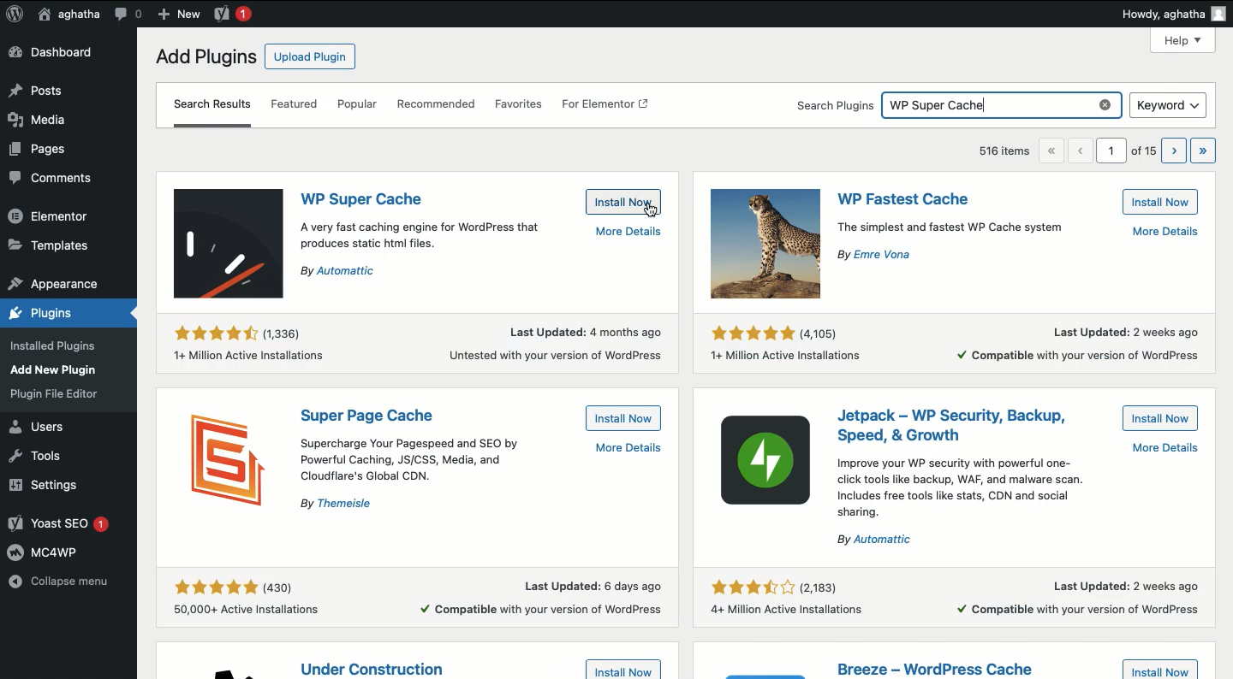 This screenshot has width=1233, height=679. I want to click on Appearance, so click(63, 368).